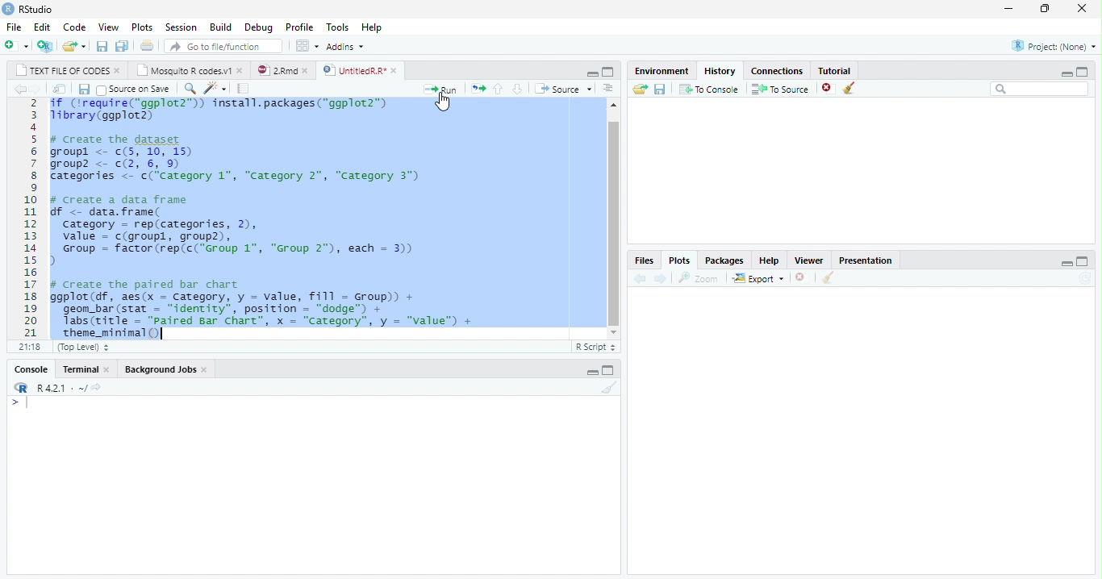 The image size is (1102, 579). Describe the element at coordinates (123, 45) in the screenshot. I see `save all document` at that location.